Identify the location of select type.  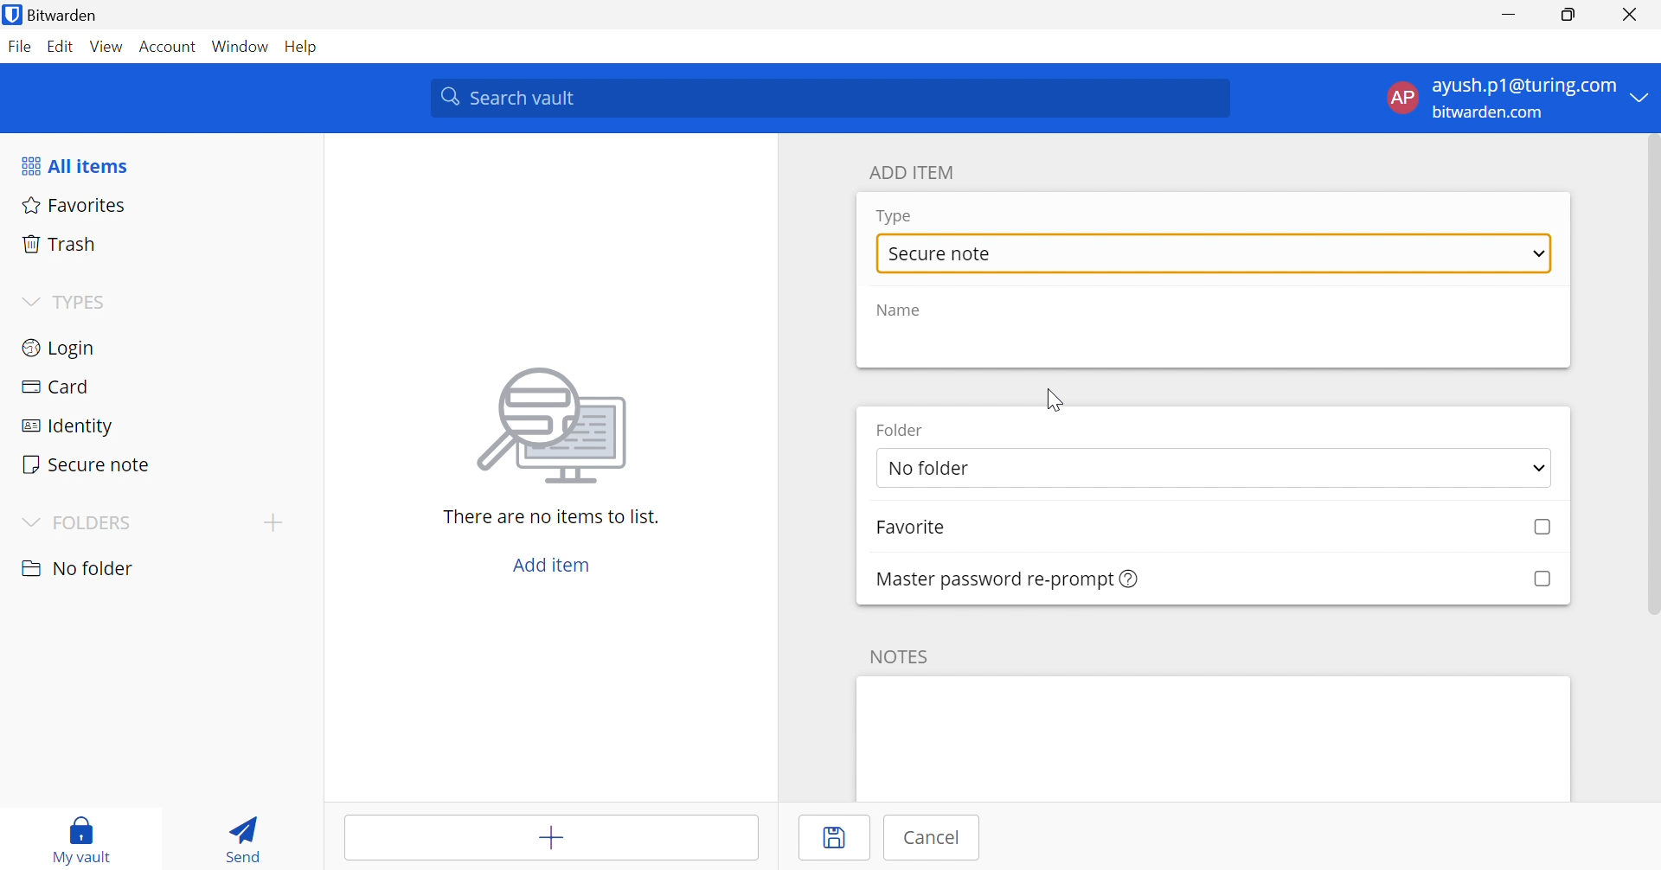
(1214, 254).